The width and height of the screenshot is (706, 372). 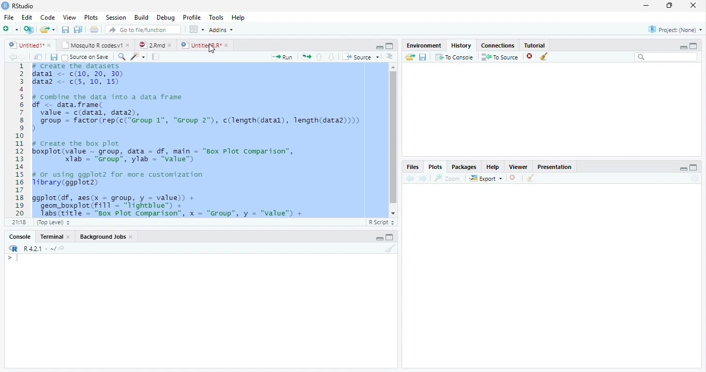 What do you see at coordinates (87, 57) in the screenshot?
I see `Source on Save` at bounding box center [87, 57].